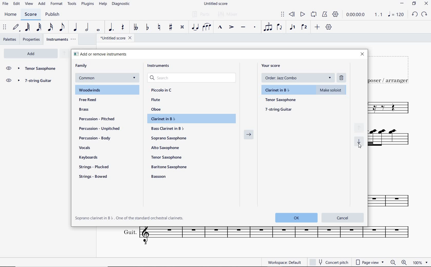 Image resolution: width=431 pixels, height=267 pixels. Describe the element at coordinates (305, 27) in the screenshot. I see `VOICE 2` at that location.